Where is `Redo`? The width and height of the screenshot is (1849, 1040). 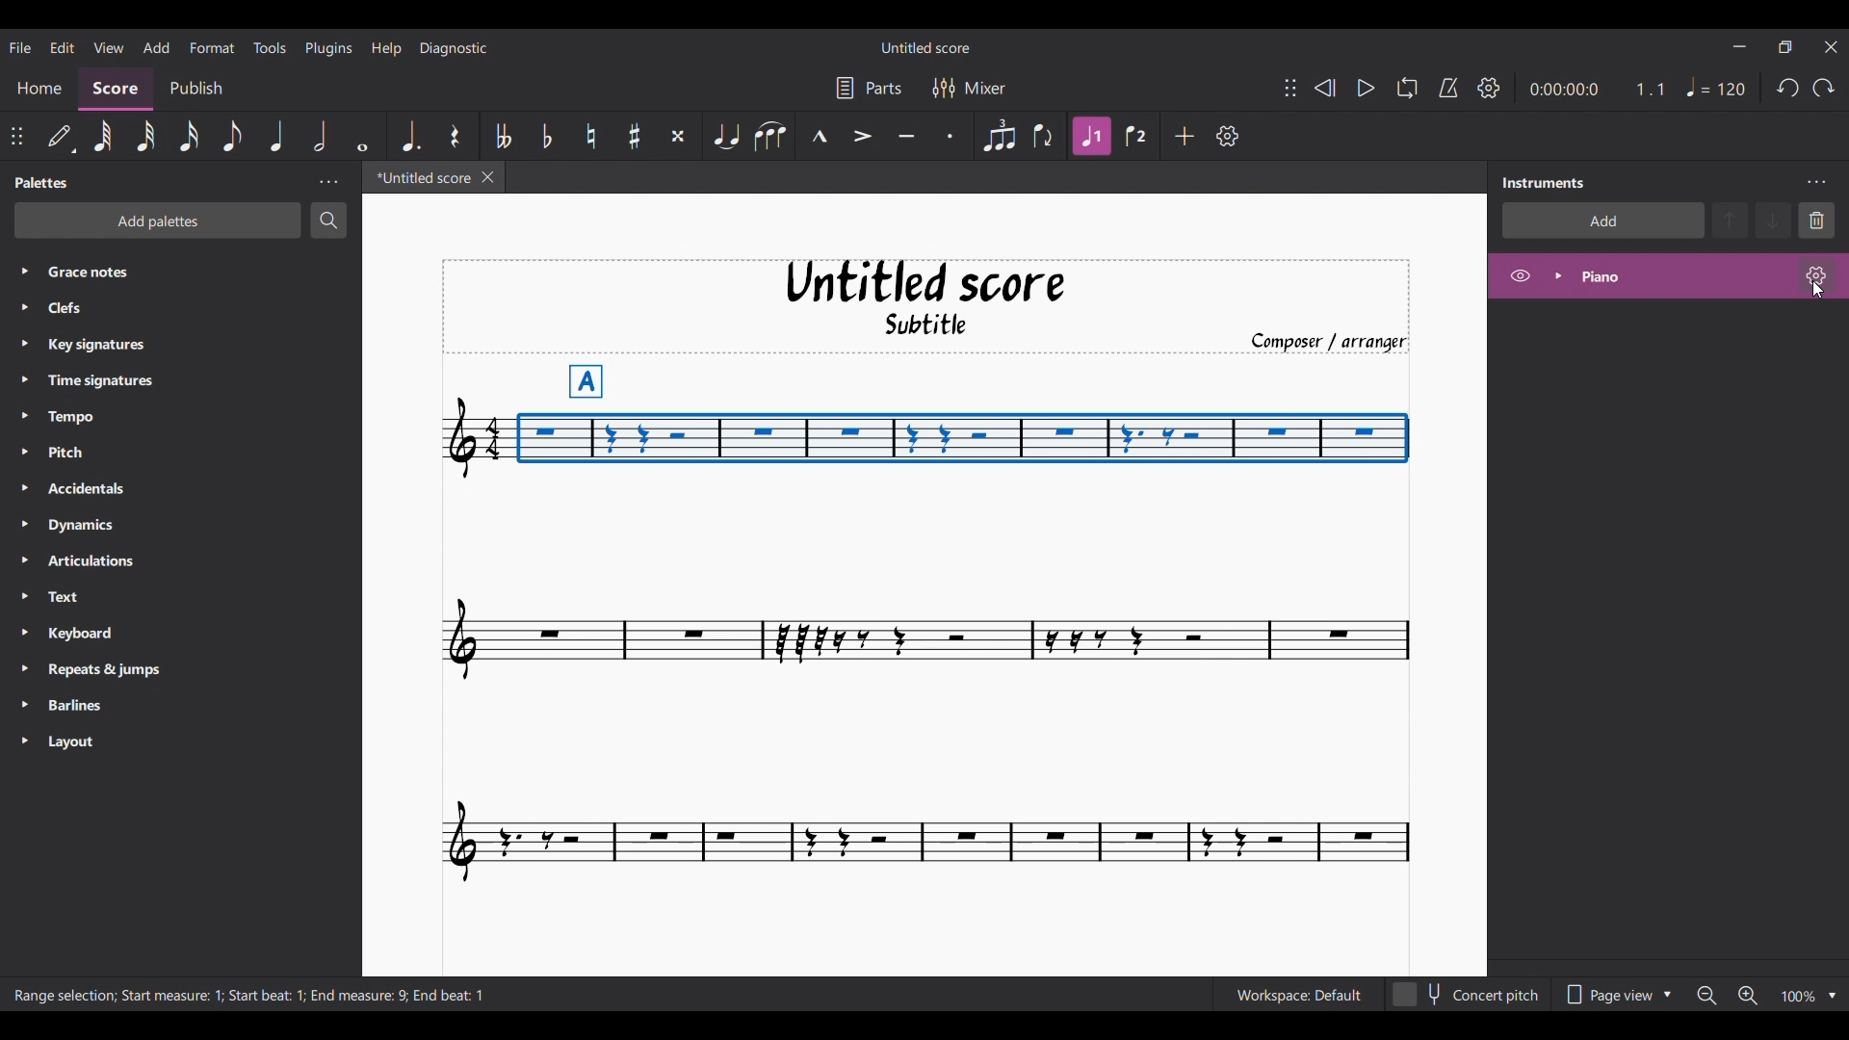 Redo is located at coordinates (1823, 88).